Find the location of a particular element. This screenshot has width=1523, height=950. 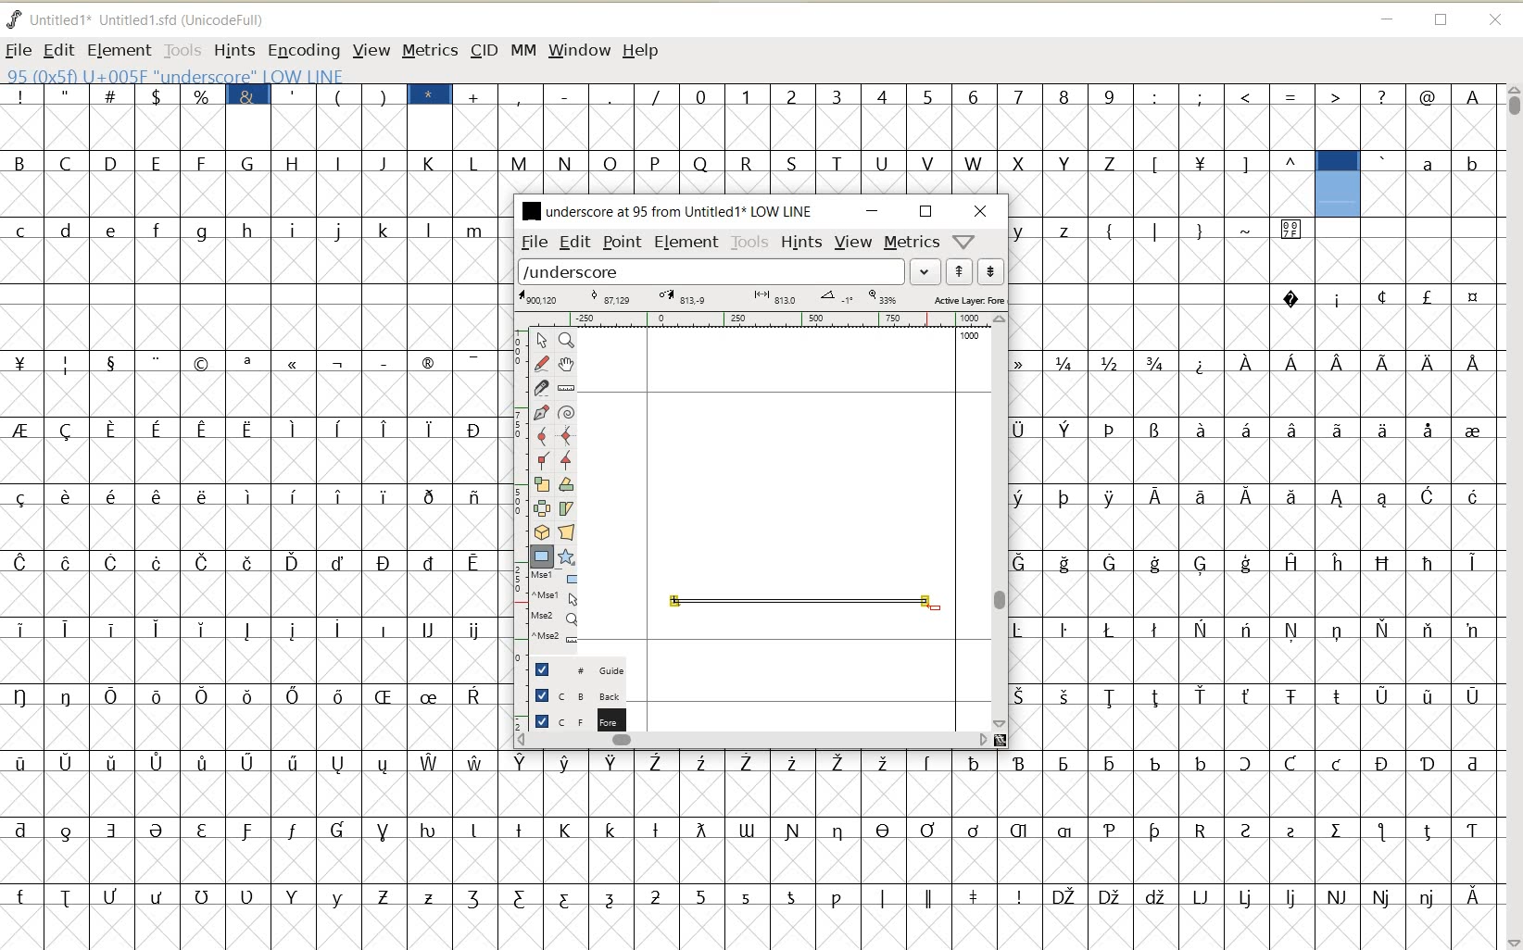

FONT NAME is located at coordinates (665, 210).